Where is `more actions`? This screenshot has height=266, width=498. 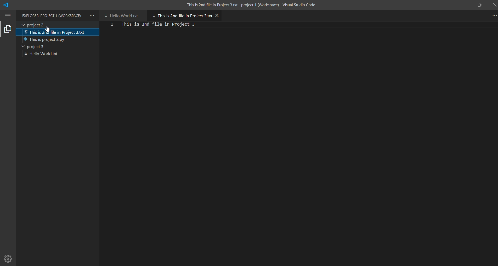 more actions is located at coordinates (492, 15).